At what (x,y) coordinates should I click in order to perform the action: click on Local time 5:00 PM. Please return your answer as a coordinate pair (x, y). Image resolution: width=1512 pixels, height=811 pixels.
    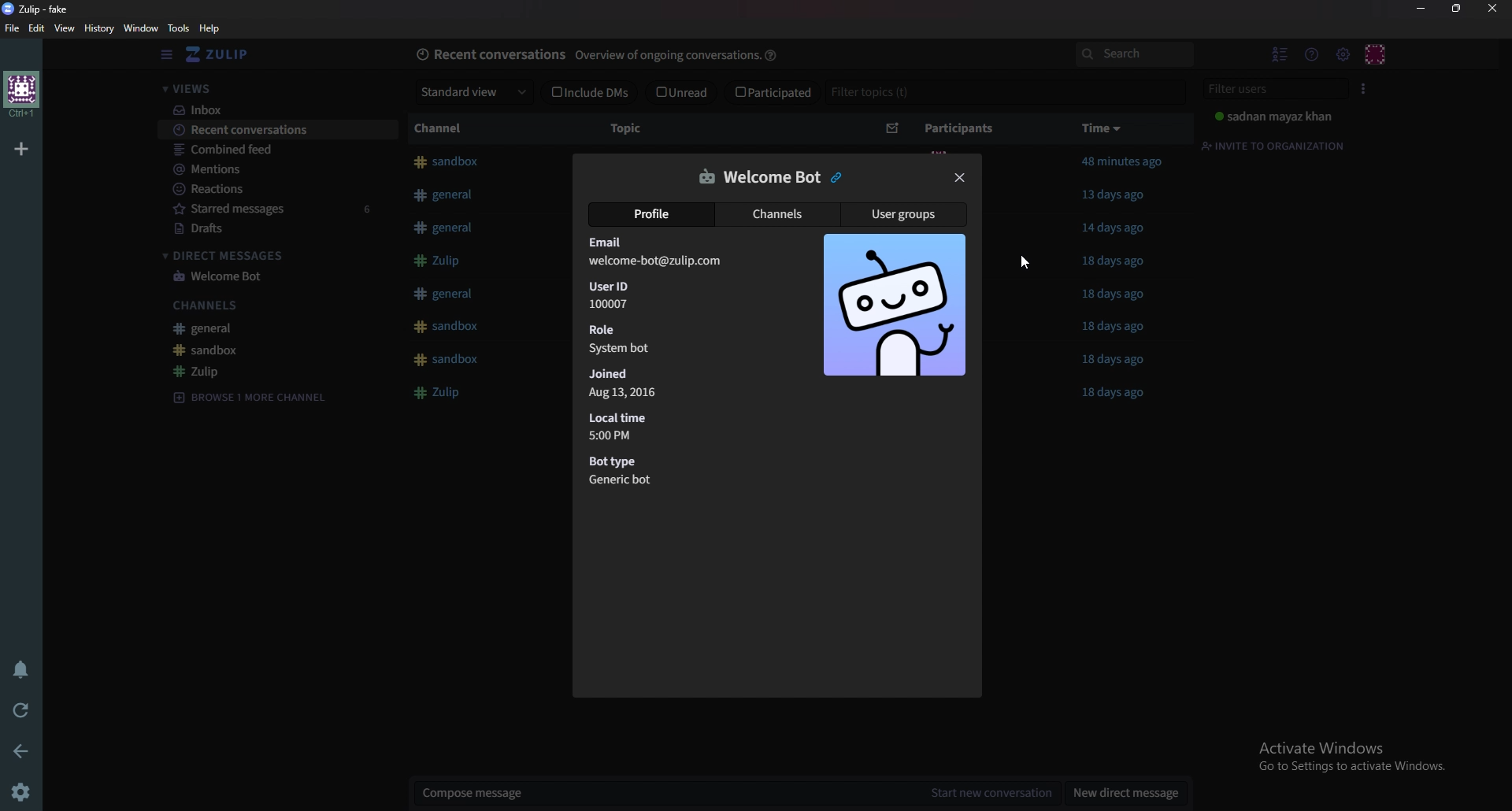
    Looking at the image, I should click on (625, 425).